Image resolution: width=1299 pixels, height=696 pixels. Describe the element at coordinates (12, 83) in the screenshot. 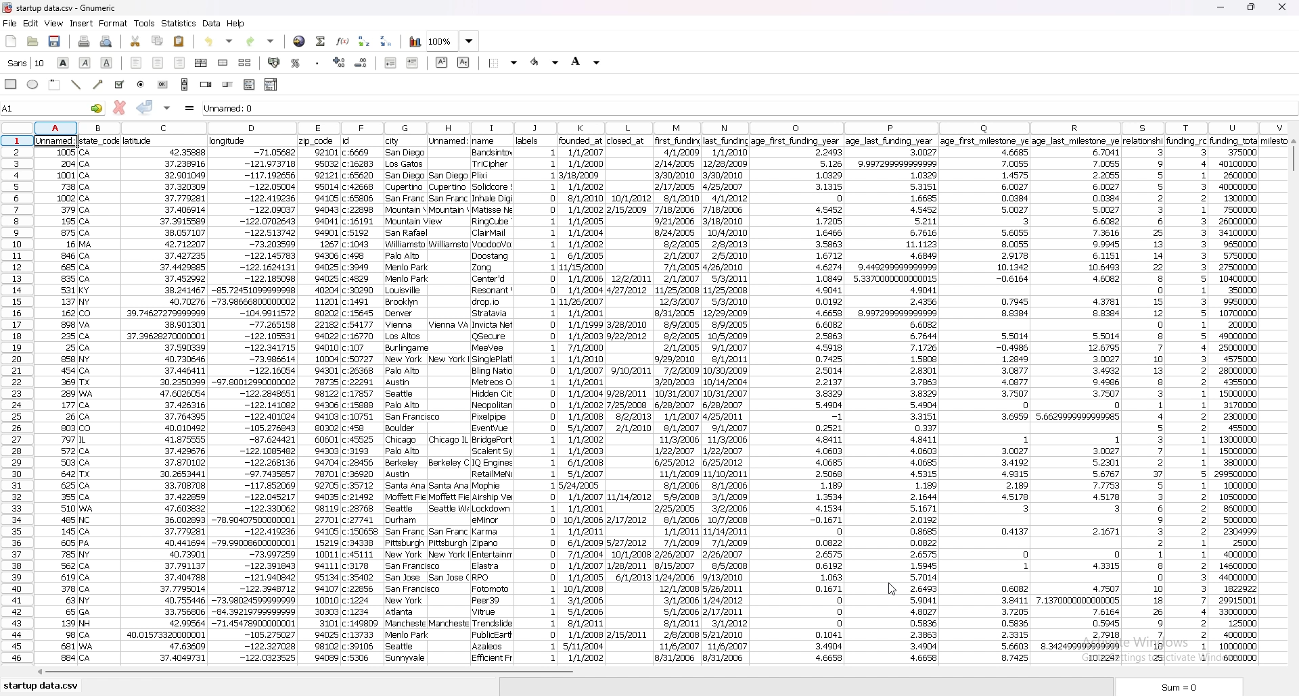

I see `rectangle` at that location.